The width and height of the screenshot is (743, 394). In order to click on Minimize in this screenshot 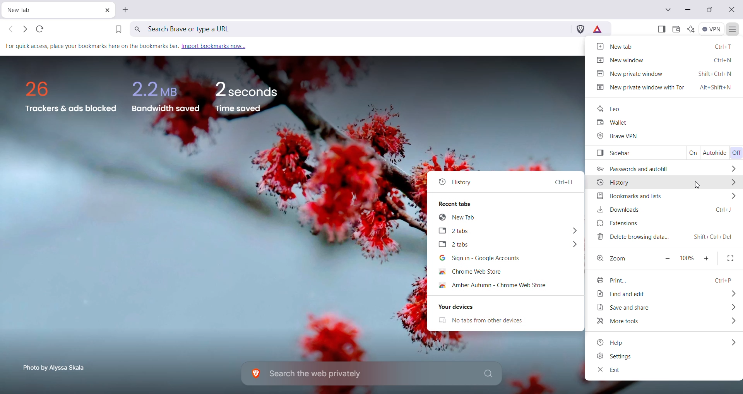, I will do `click(688, 9)`.